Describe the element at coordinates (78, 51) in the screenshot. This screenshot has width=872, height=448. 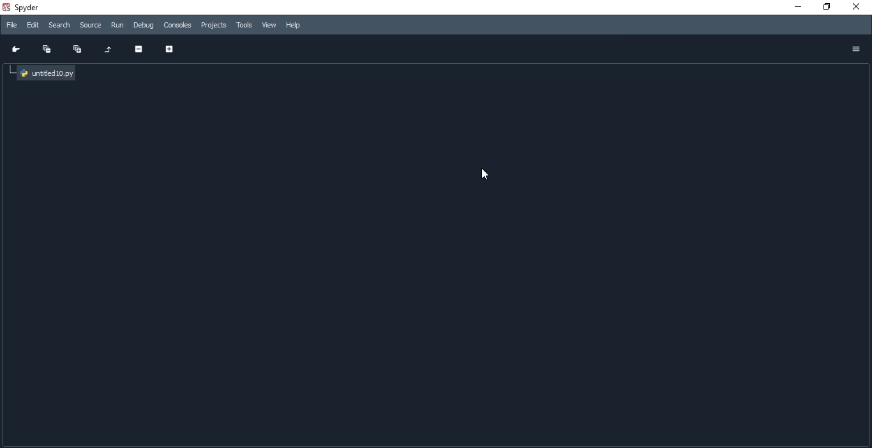
I see `Expand all` at that location.